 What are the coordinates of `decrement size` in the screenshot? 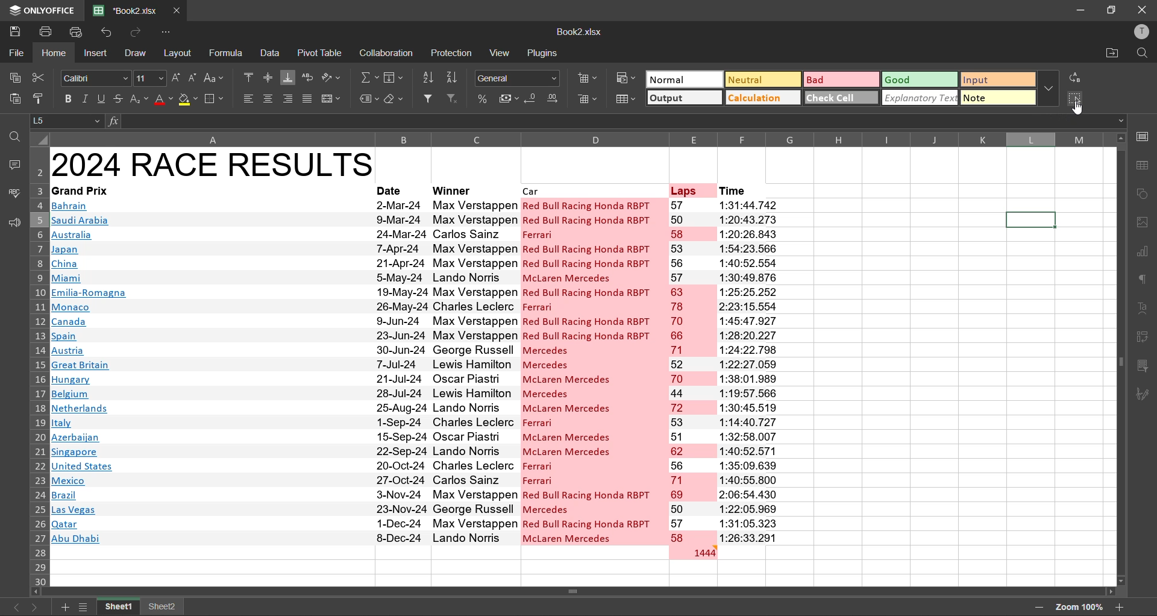 It's located at (192, 78).